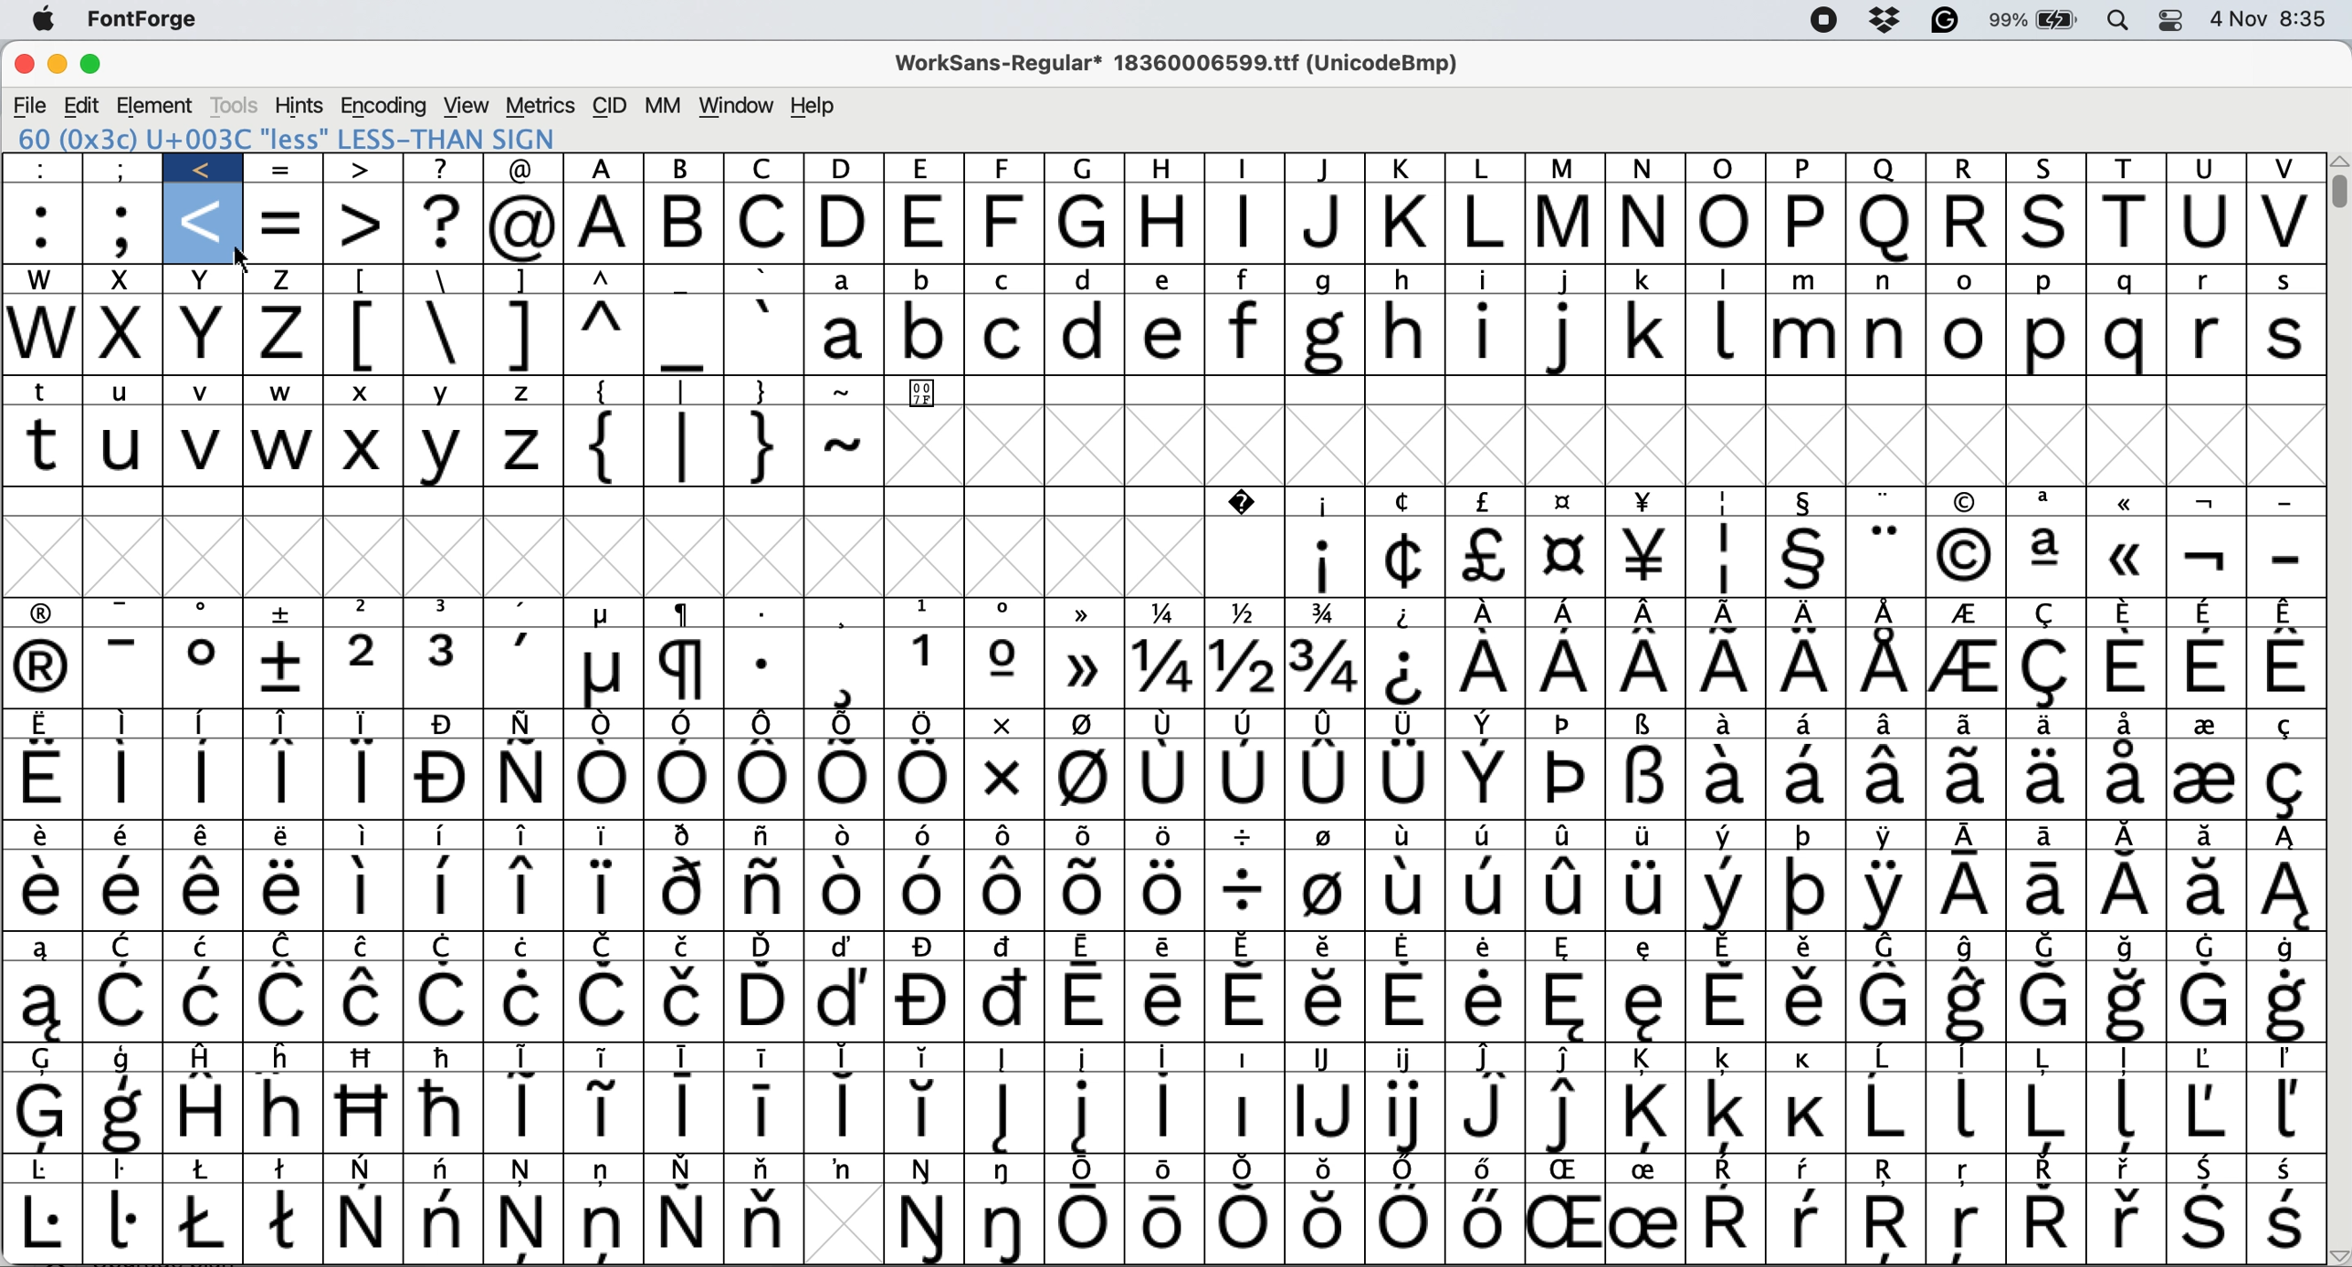 The width and height of the screenshot is (2352, 1267). What do you see at coordinates (759, 1003) in the screenshot?
I see `Symbol` at bounding box center [759, 1003].